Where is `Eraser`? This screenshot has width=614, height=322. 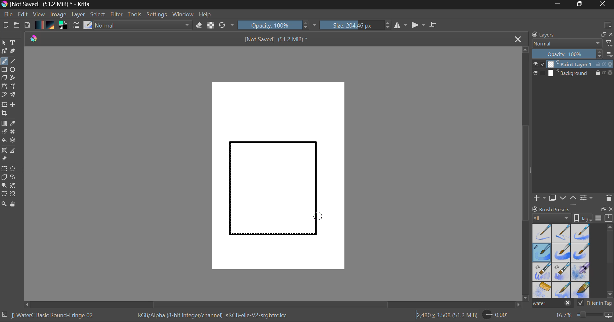 Eraser is located at coordinates (199, 25).